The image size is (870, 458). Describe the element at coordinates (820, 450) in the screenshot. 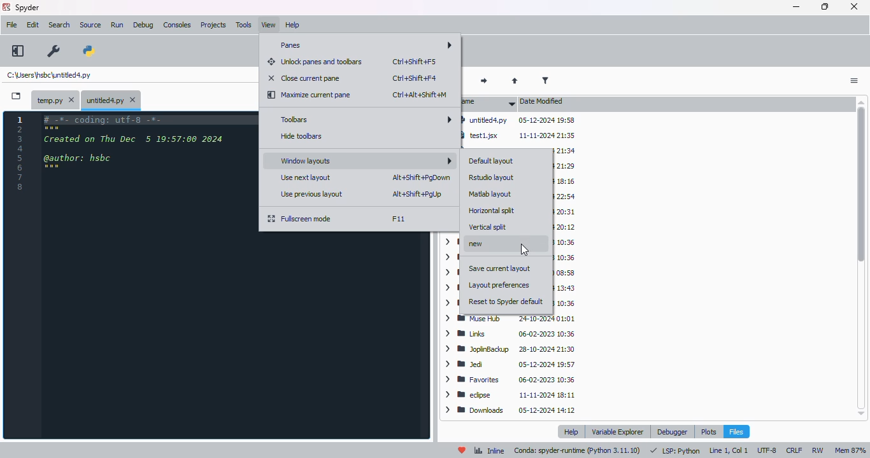

I see `RW` at that location.